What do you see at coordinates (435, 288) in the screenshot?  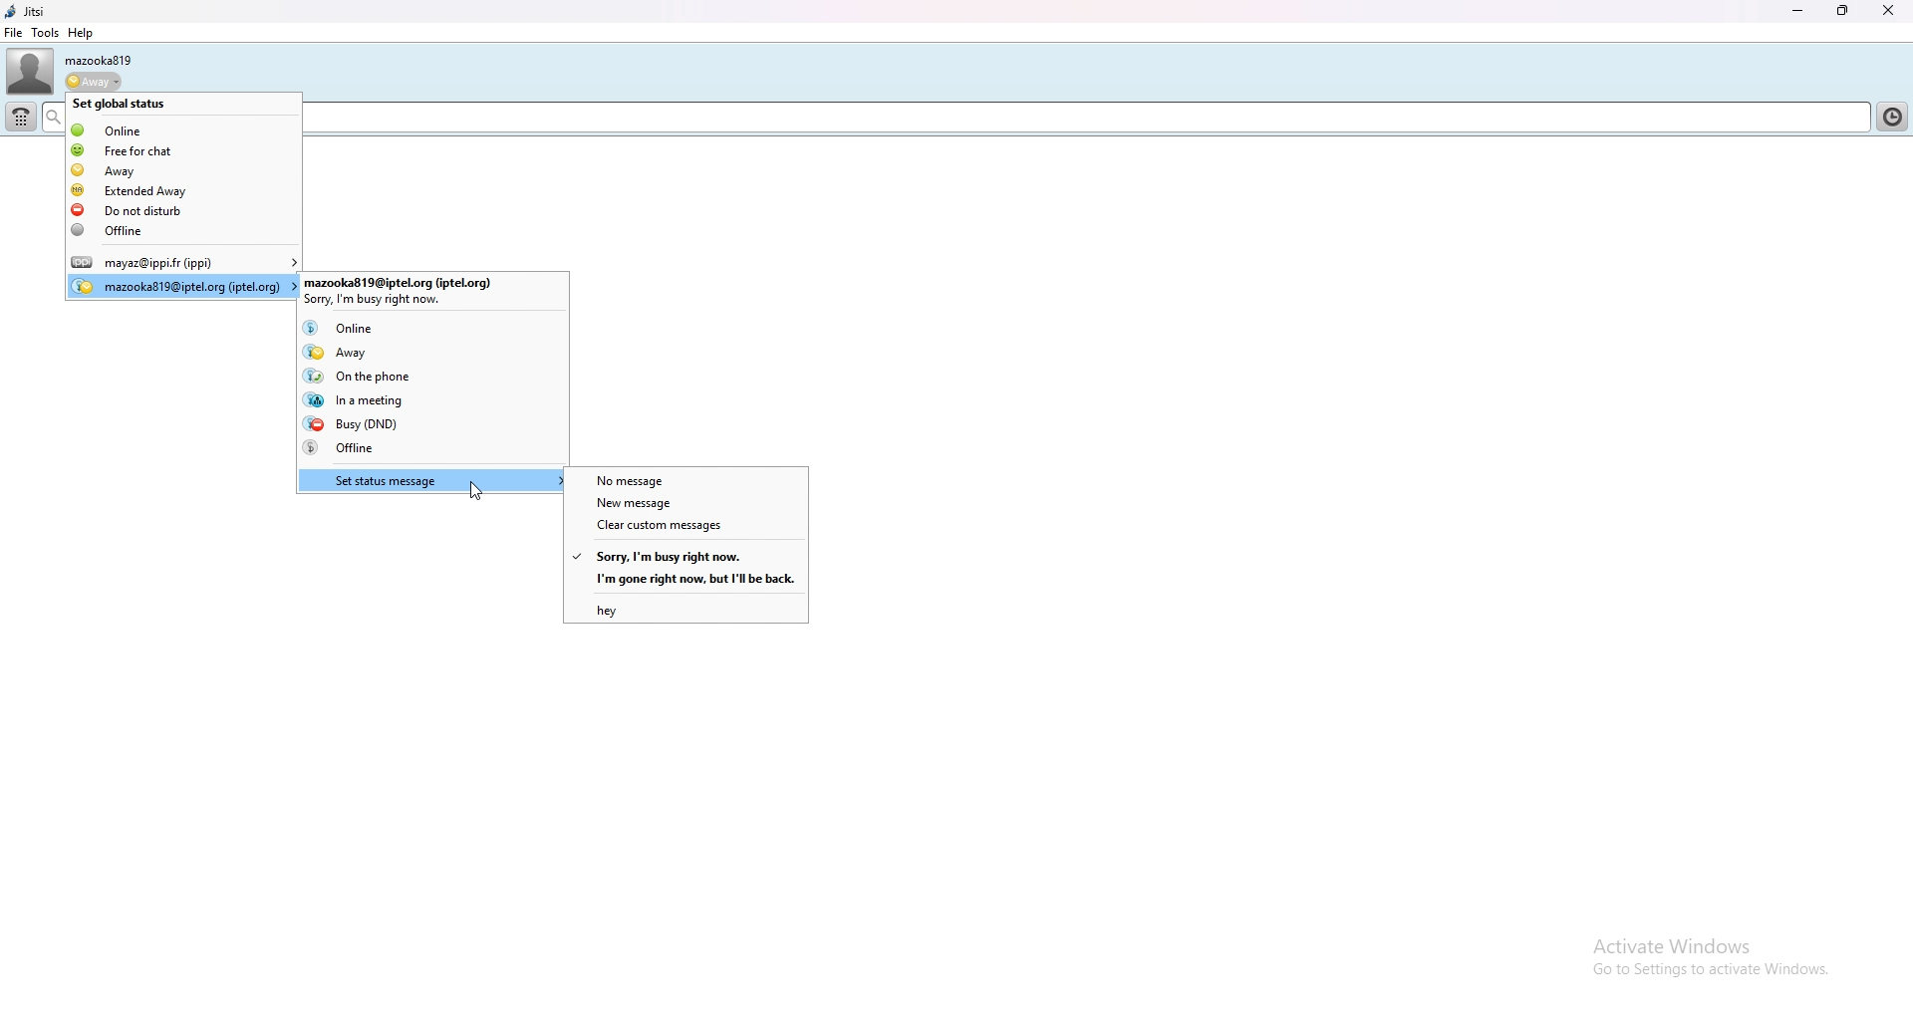 I see `user account` at bounding box center [435, 288].